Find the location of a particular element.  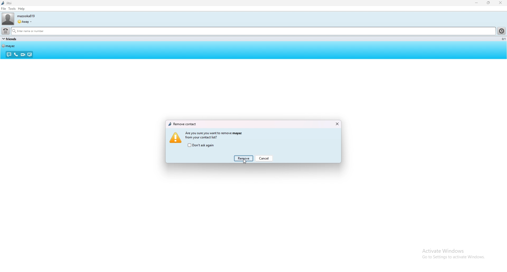

dialpad is located at coordinates (5, 31).